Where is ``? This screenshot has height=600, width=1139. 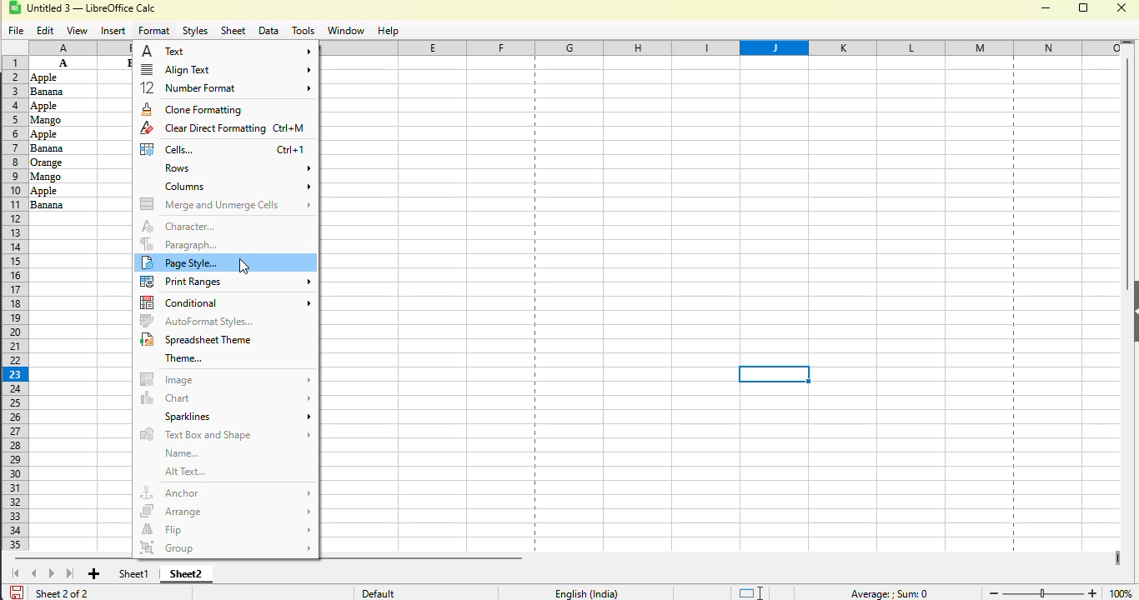
 is located at coordinates (61, 118).